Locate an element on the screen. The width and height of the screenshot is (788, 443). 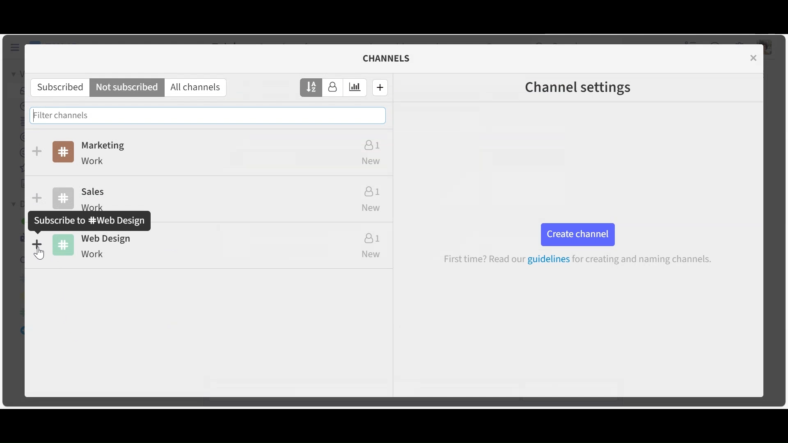
Close is located at coordinates (752, 58).